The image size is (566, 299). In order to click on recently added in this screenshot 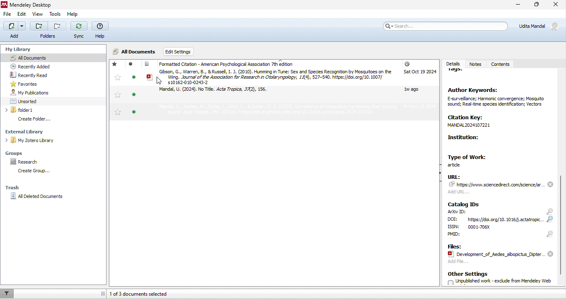, I will do `click(39, 66)`.